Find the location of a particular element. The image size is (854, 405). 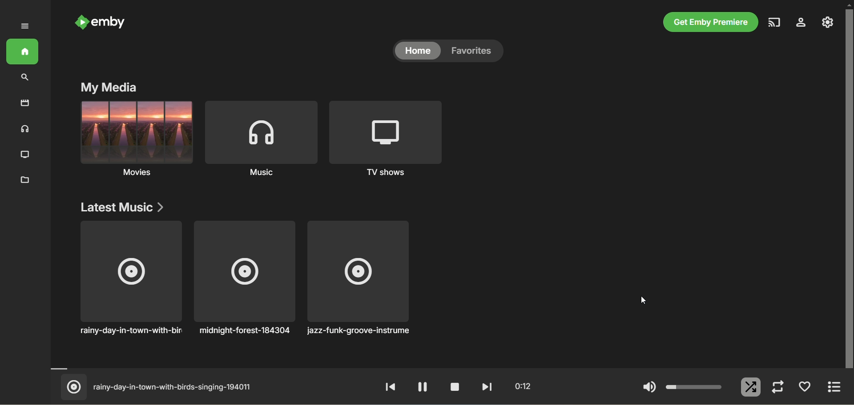

play on another device is located at coordinates (776, 23).